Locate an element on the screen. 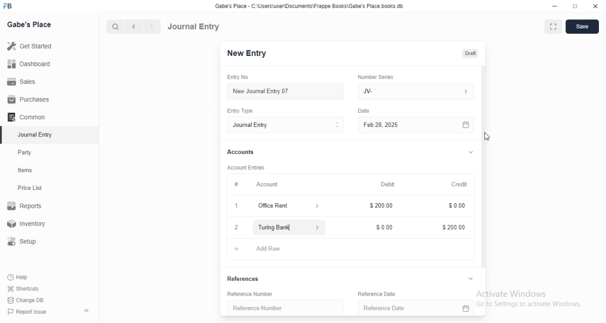  Reference number is located at coordinates (258, 308).